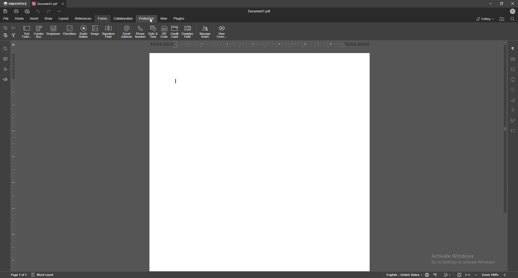 The image size is (518, 278). What do you see at coordinates (19, 274) in the screenshot?
I see `page` at bounding box center [19, 274].